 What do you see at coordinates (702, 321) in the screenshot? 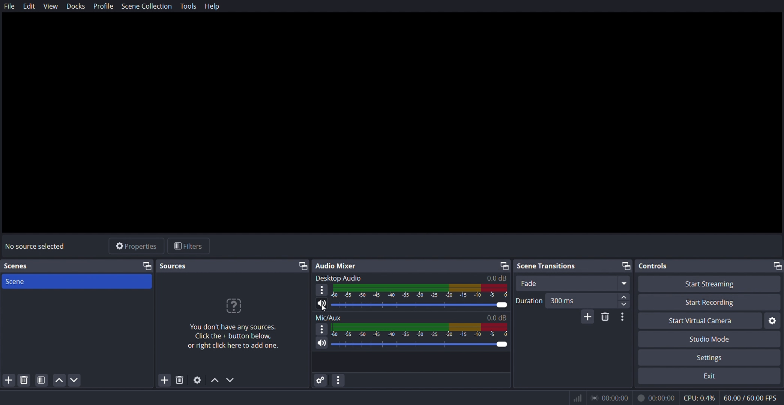
I see `start virtual camera` at bounding box center [702, 321].